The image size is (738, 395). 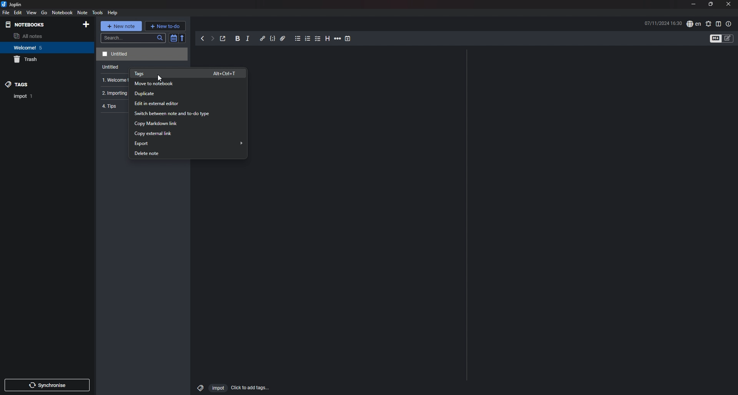 What do you see at coordinates (41, 60) in the screenshot?
I see `trash` at bounding box center [41, 60].